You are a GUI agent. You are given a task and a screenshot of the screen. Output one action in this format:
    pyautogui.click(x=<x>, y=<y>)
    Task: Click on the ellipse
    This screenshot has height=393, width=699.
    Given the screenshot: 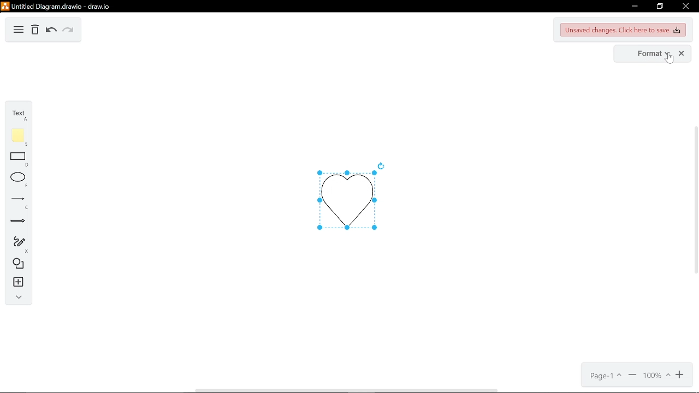 What is the action you would take?
    pyautogui.click(x=19, y=180)
    